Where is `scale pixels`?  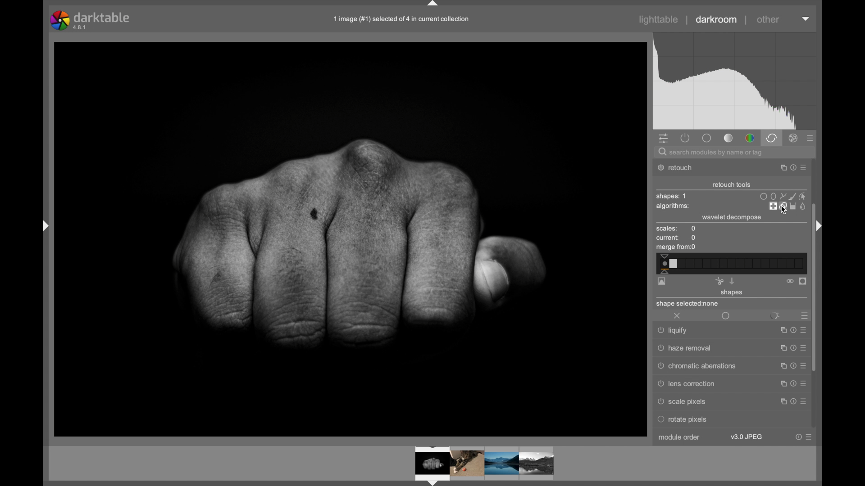 scale pixels is located at coordinates (684, 402).